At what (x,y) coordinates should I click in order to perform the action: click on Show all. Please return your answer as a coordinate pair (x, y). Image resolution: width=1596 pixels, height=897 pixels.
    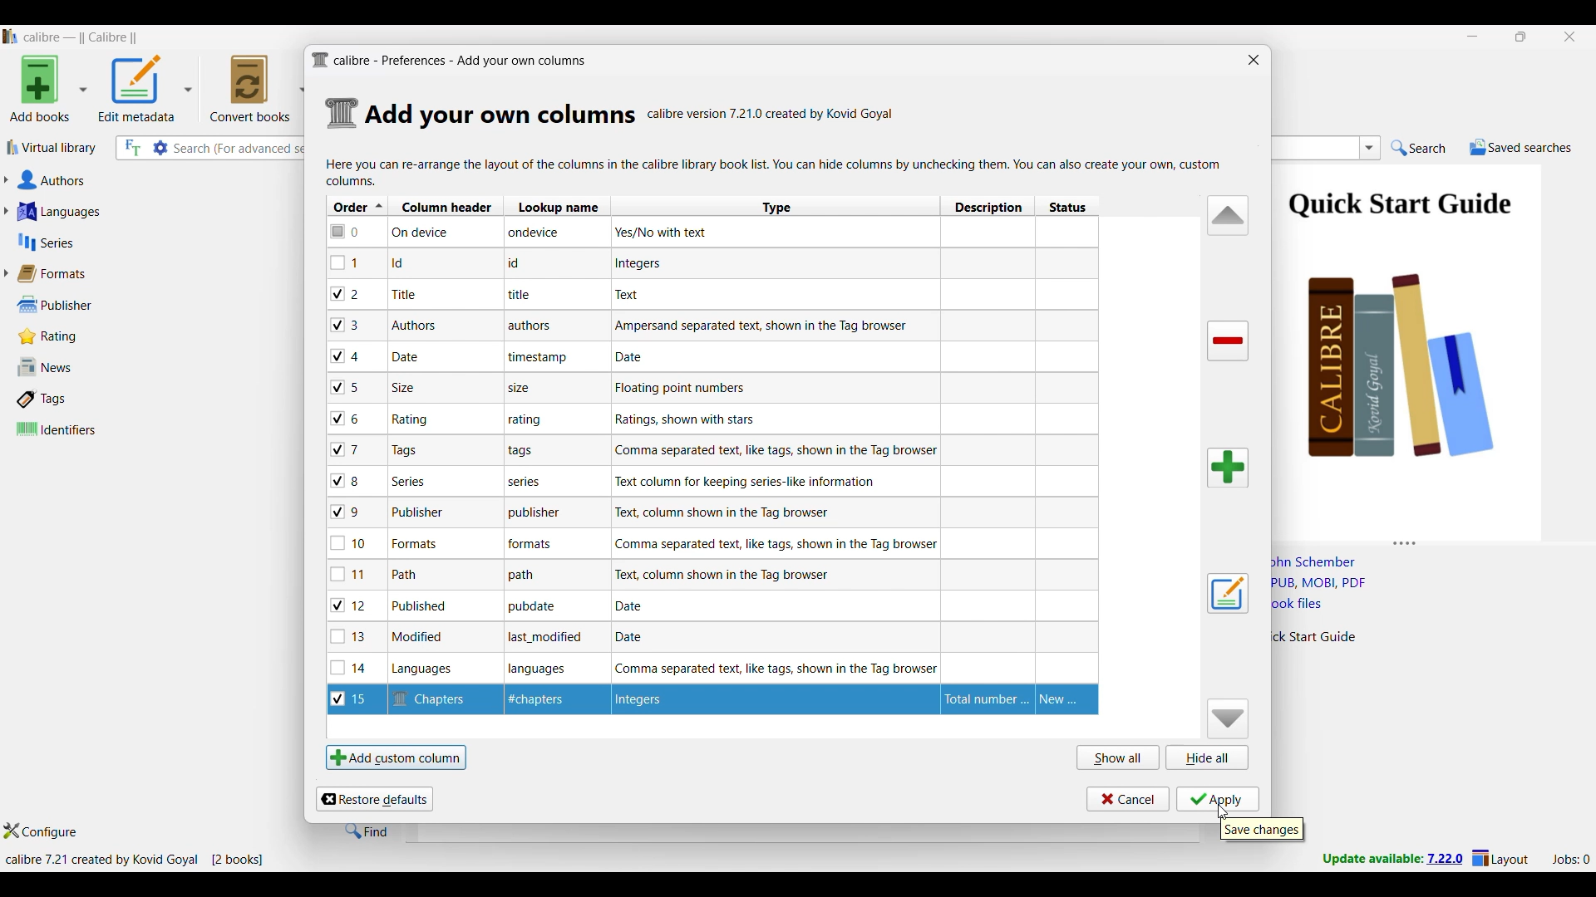
    Looking at the image, I should click on (1119, 757).